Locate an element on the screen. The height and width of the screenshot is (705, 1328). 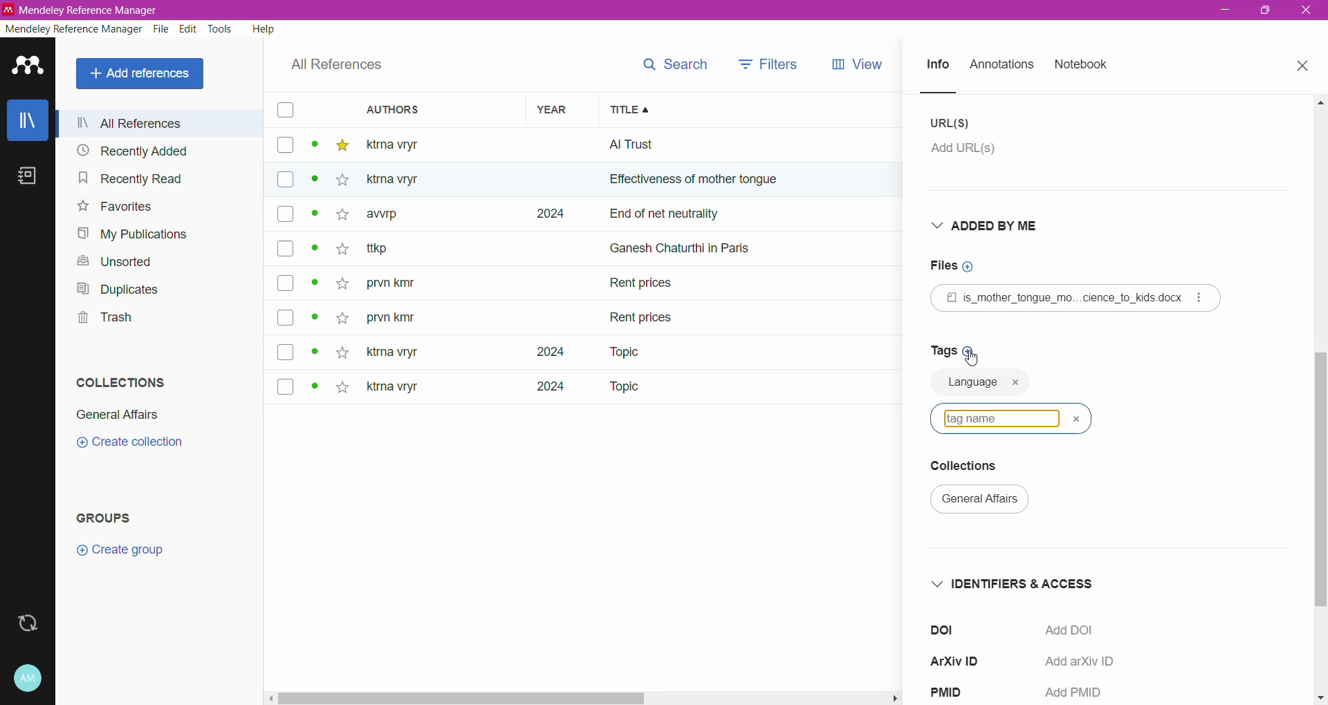
Tools is located at coordinates (221, 29).